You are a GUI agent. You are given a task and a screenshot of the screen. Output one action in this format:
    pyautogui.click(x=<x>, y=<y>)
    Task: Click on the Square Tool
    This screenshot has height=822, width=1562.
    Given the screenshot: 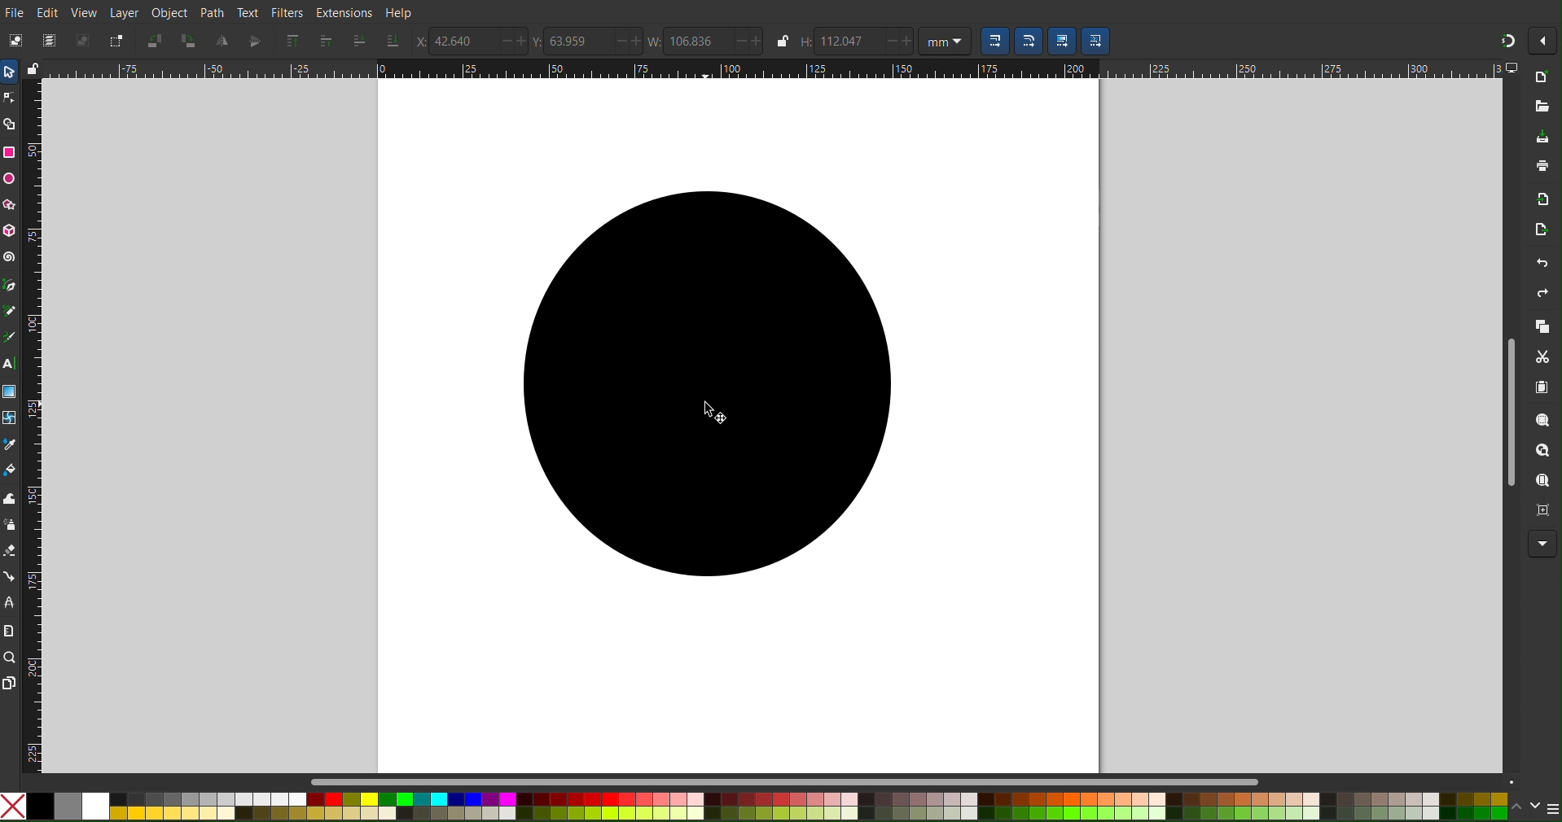 What is the action you would take?
    pyautogui.click(x=10, y=153)
    